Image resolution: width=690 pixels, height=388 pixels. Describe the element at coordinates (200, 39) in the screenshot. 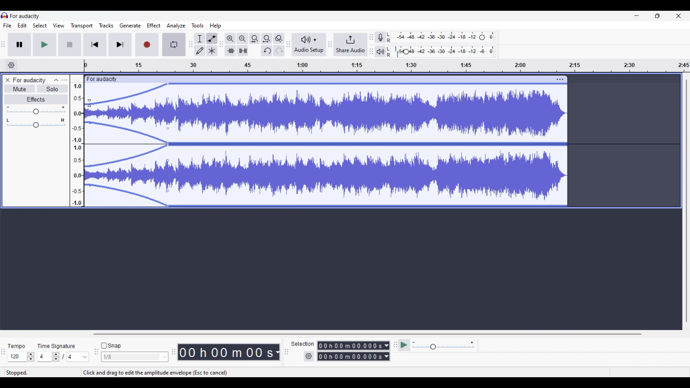

I see `Selection tool` at that location.